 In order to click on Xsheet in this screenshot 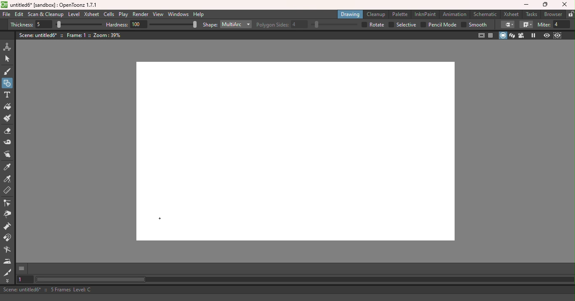, I will do `click(91, 14)`.